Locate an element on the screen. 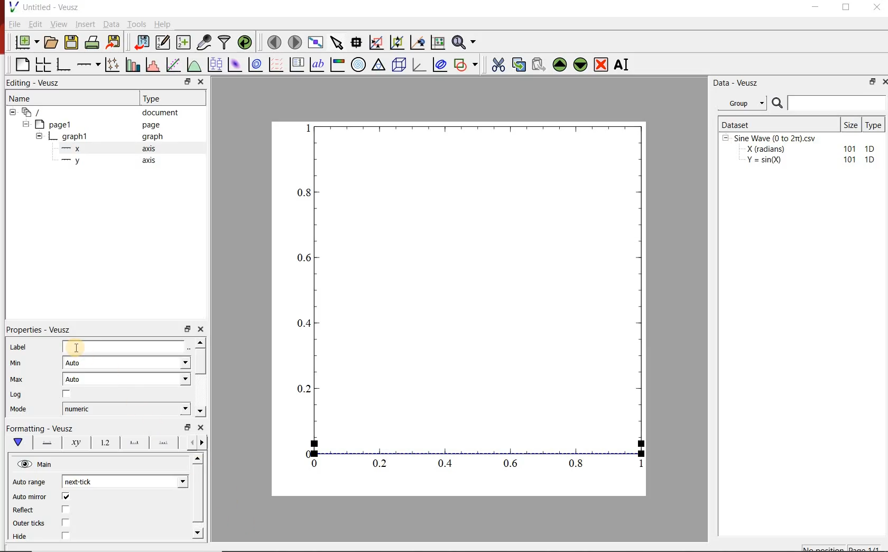  Up is located at coordinates (197, 459).